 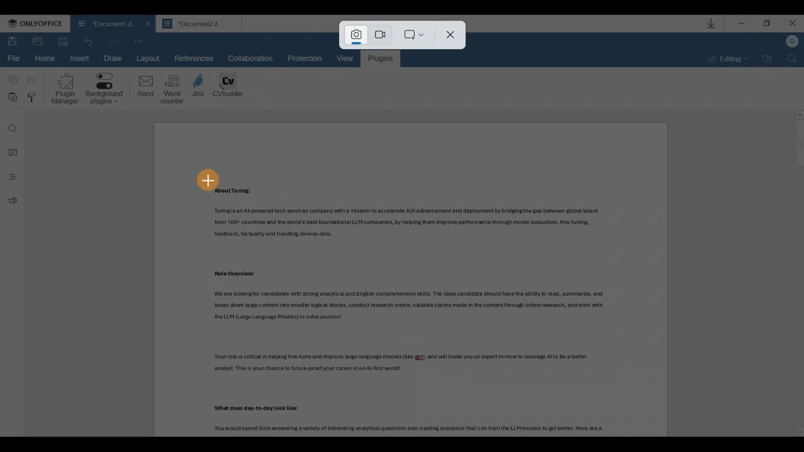 I want to click on Home, so click(x=46, y=59).